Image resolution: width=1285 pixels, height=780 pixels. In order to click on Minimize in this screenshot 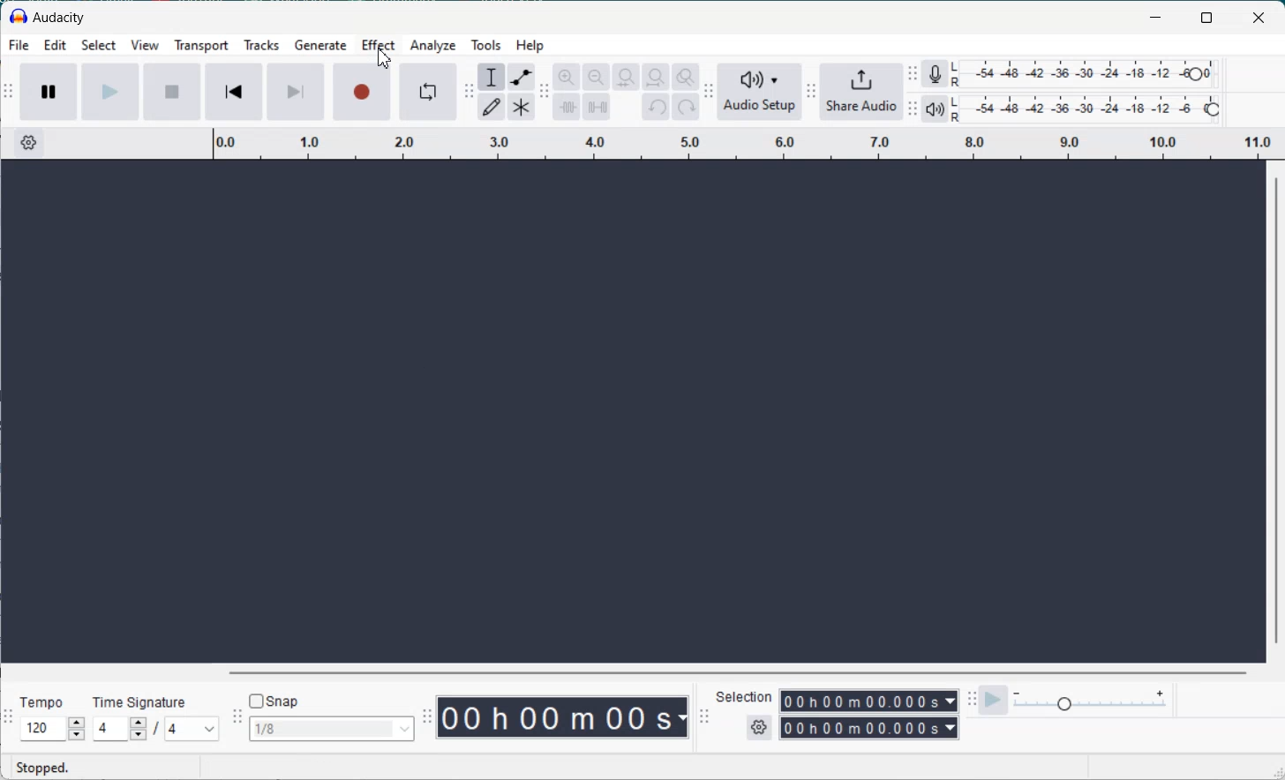, I will do `click(1155, 17)`.